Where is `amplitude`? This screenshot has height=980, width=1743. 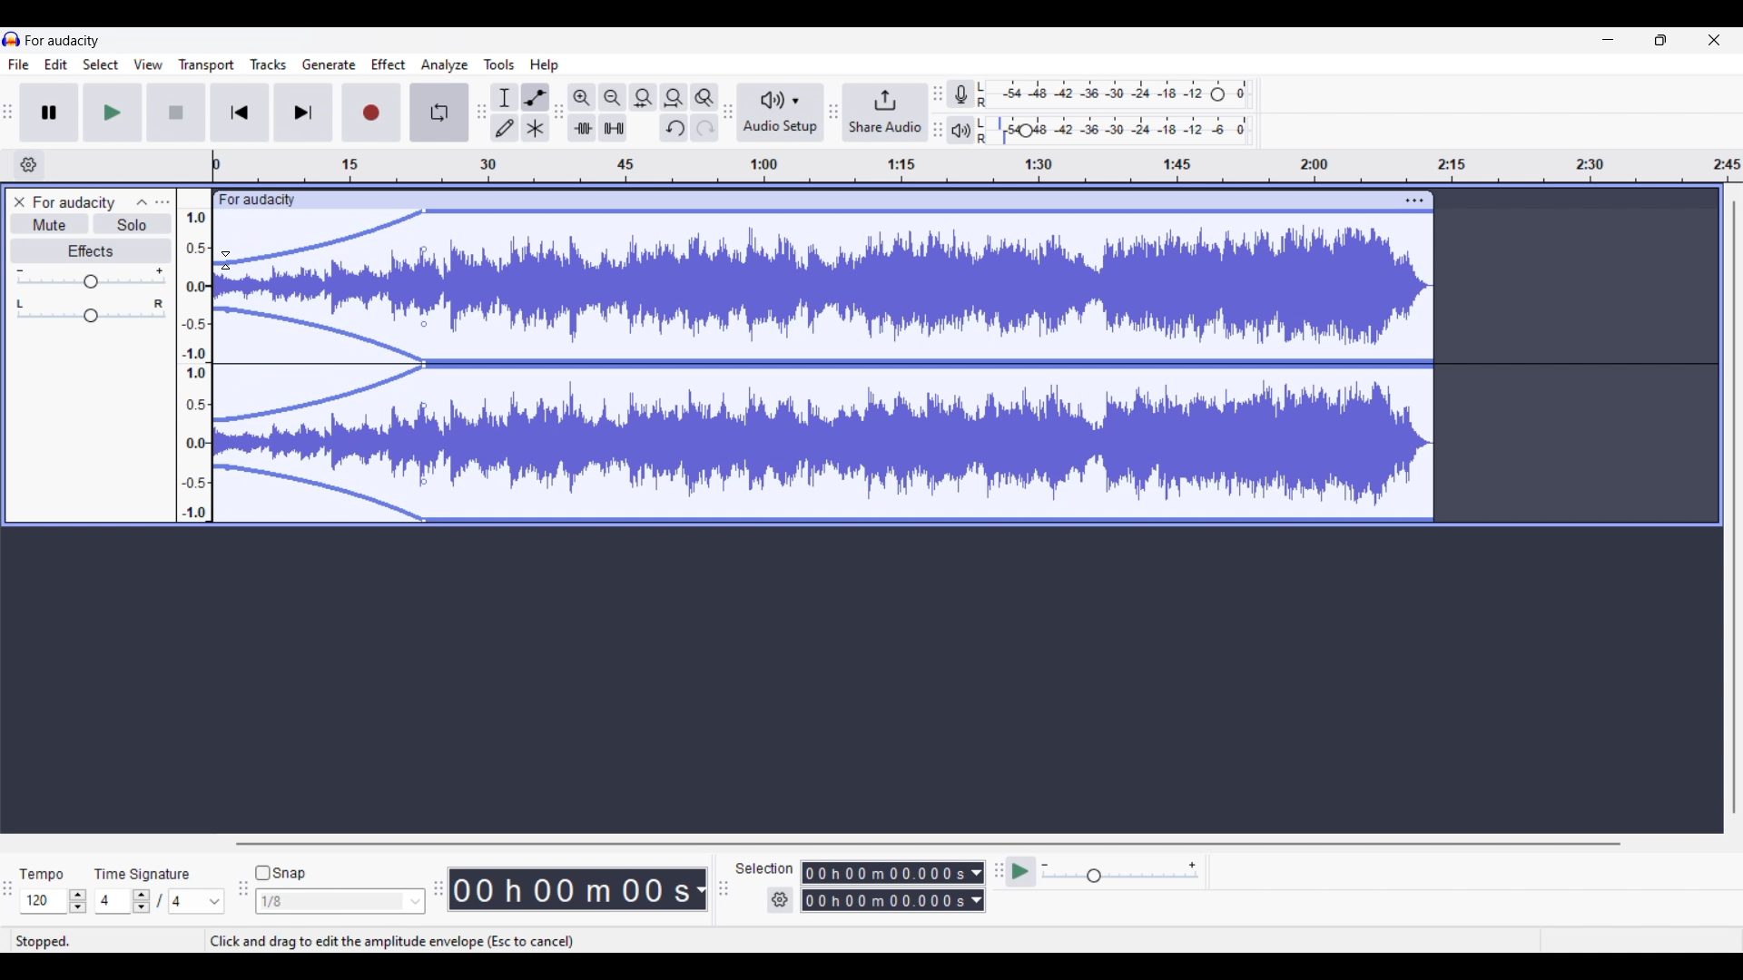 amplitude is located at coordinates (195, 365).